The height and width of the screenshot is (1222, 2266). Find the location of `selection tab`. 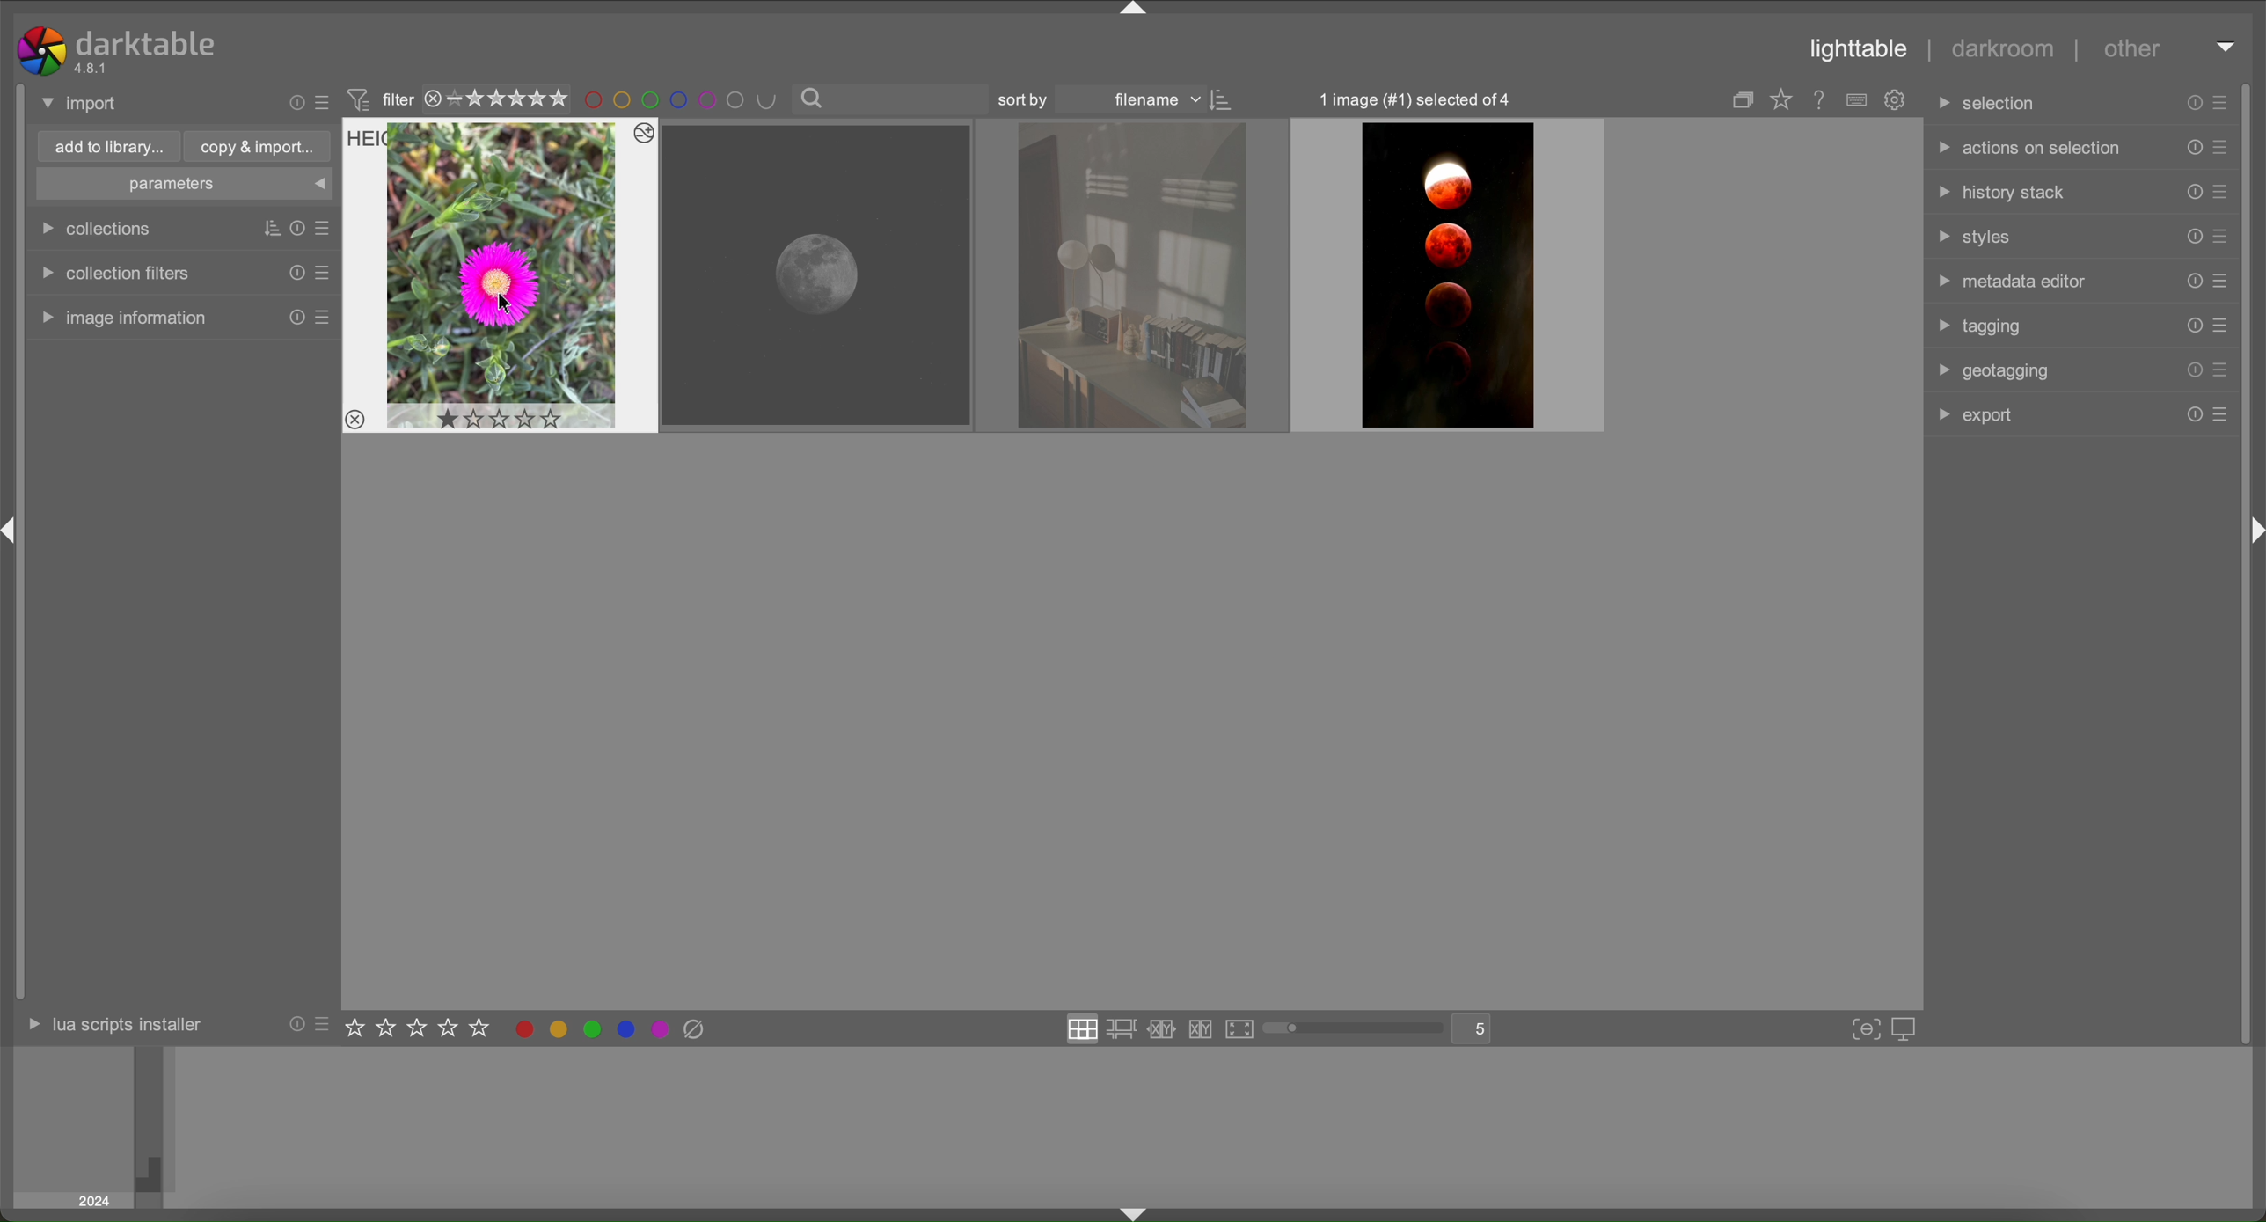

selection tab is located at coordinates (1995, 107).